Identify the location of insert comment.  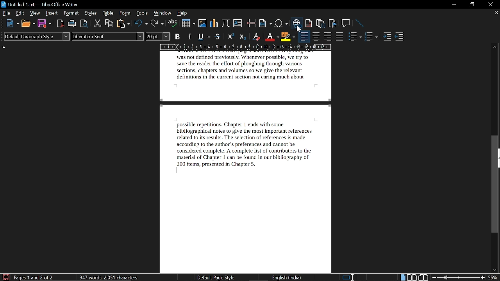
(346, 23).